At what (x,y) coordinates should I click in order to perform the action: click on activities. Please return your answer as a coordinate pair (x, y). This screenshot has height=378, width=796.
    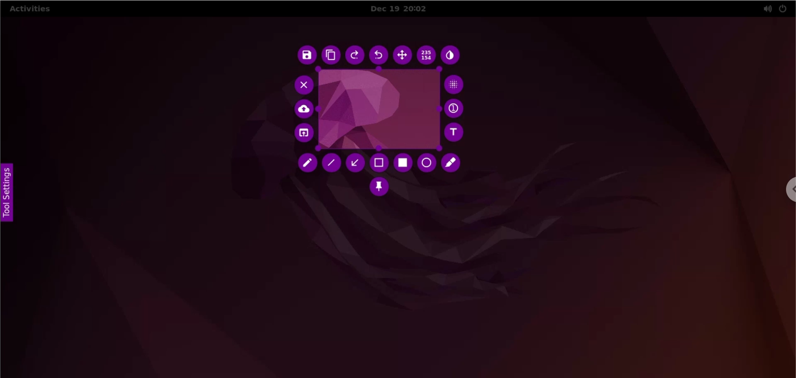
    Looking at the image, I should click on (30, 10).